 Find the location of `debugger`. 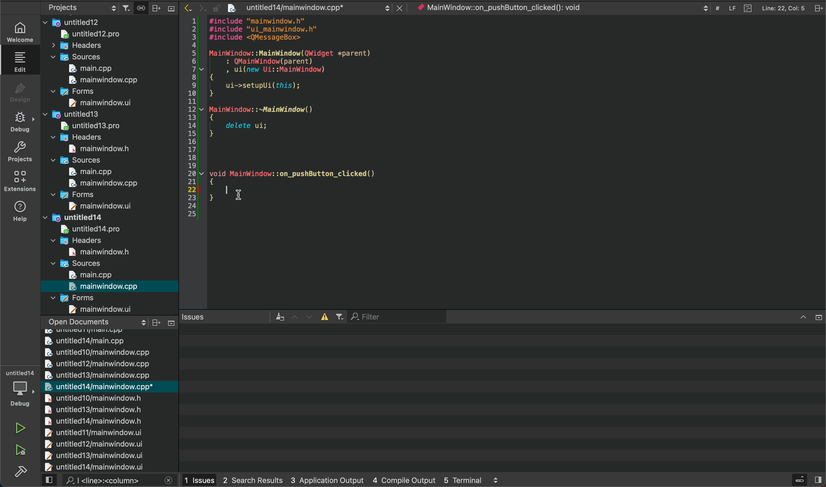

debugger is located at coordinates (22, 390).